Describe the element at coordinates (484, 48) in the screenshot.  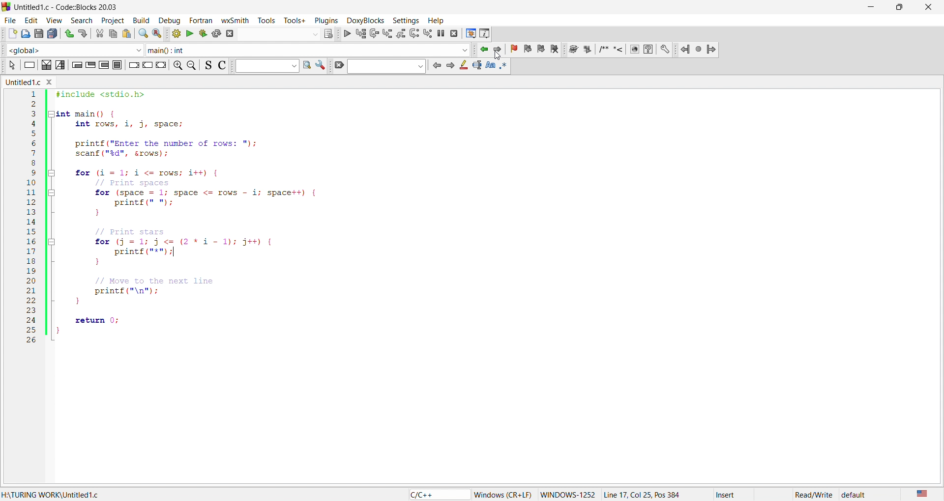
I see `jump backward` at that location.